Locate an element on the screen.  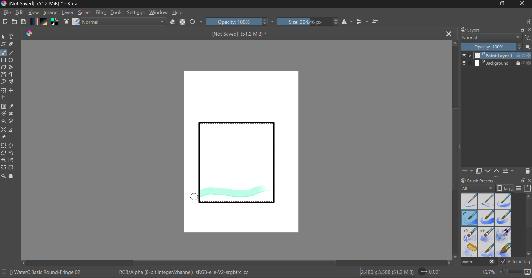
Eraser is located at coordinates (173, 22).